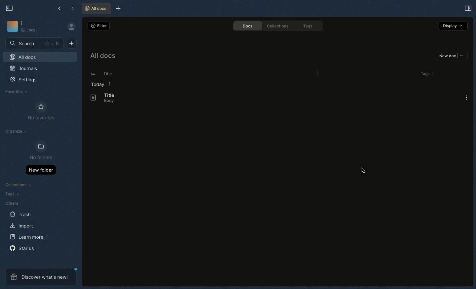  I want to click on Docs, so click(245, 26).